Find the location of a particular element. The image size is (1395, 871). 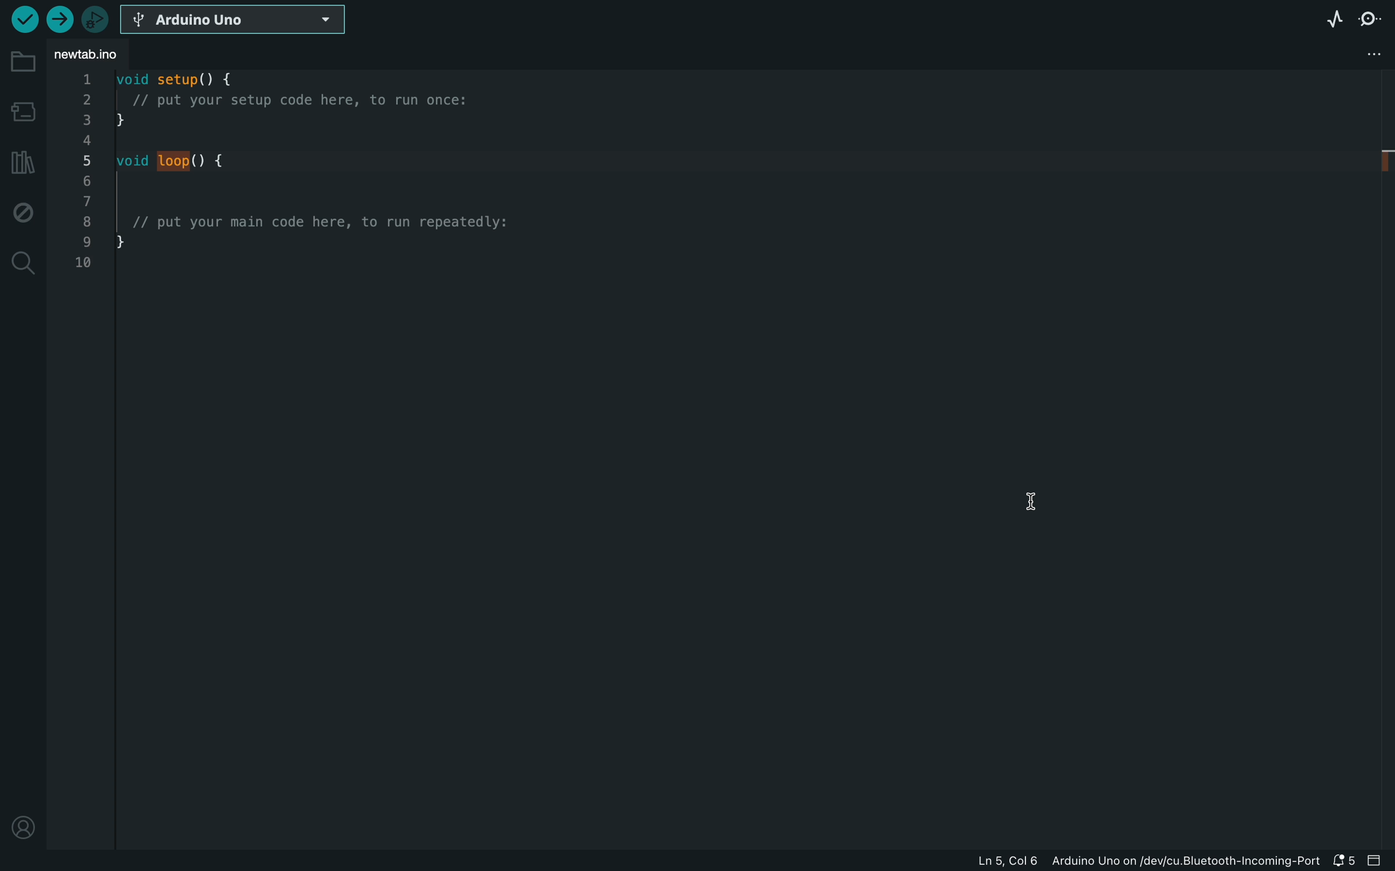

file tab is located at coordinates (93, 56).